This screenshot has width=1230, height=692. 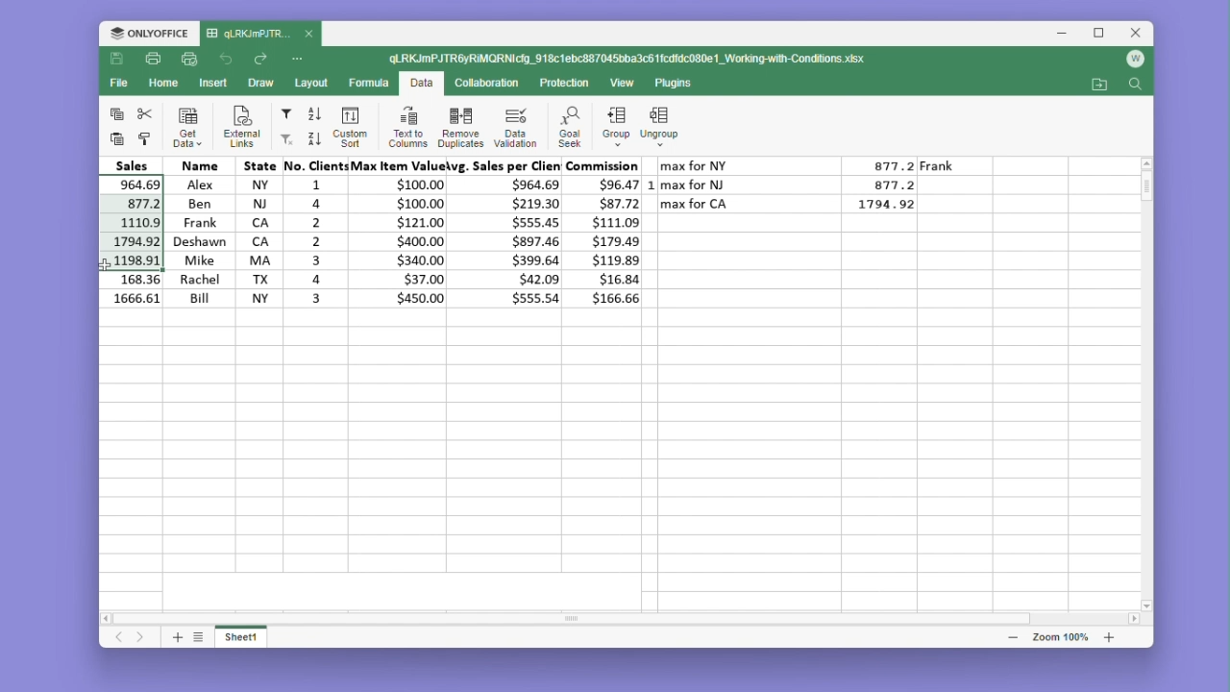 What do you see at coordinates (285, 114) in the screenshot?
I see `Filter` at bounding box center [285, 114].